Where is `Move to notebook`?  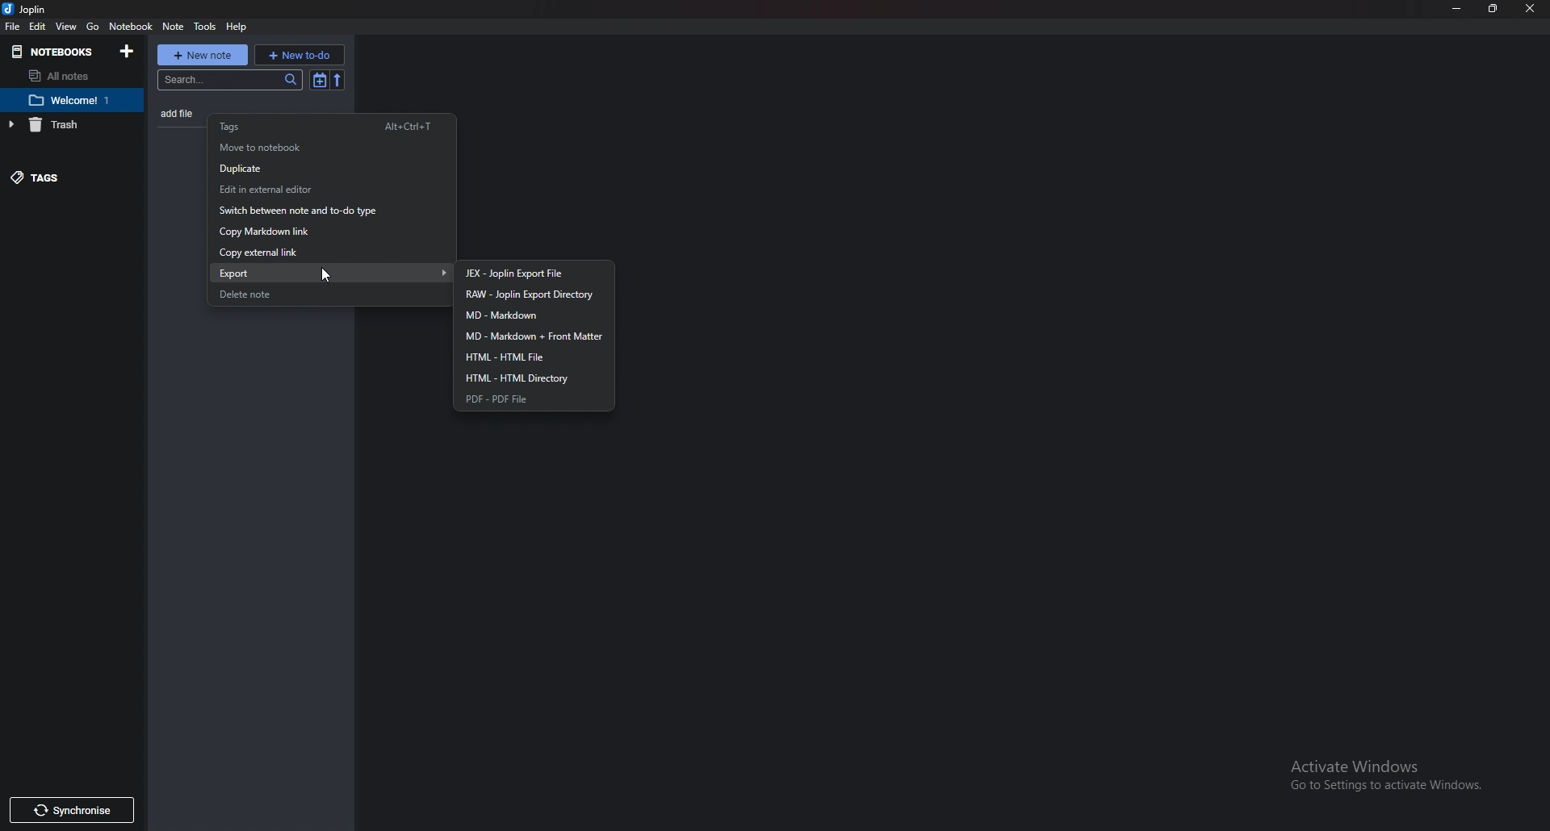 Move to notebook is located at coordinates (320, 147).